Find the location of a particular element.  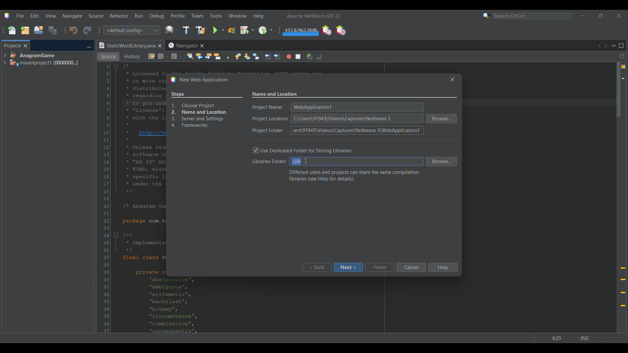

Search options is located at coordinates (487, 15).